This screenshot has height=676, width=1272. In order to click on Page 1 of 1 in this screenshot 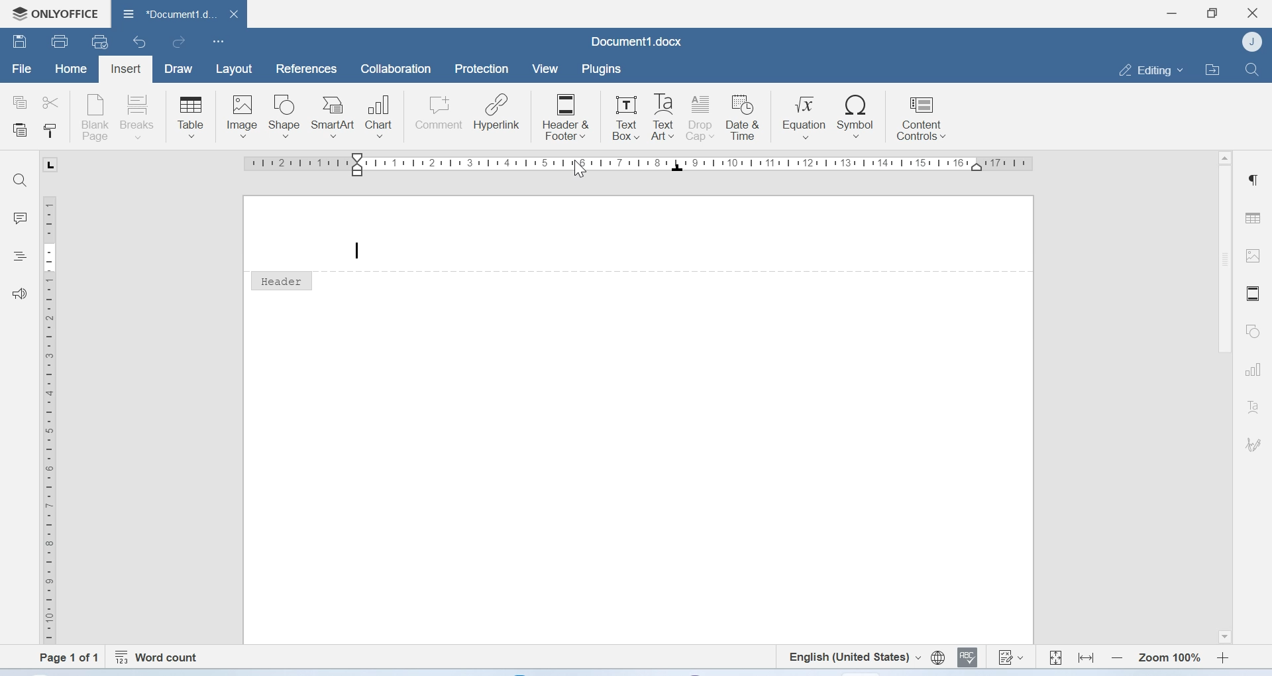, I will do `click(62, 657)`.